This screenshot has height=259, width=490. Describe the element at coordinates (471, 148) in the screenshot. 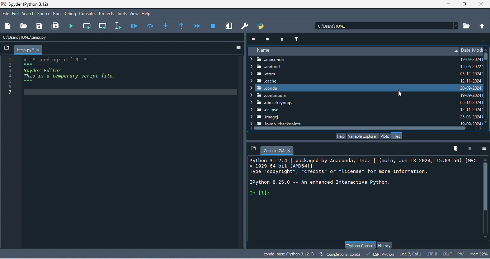

I see `interrupt kenel` at that location.